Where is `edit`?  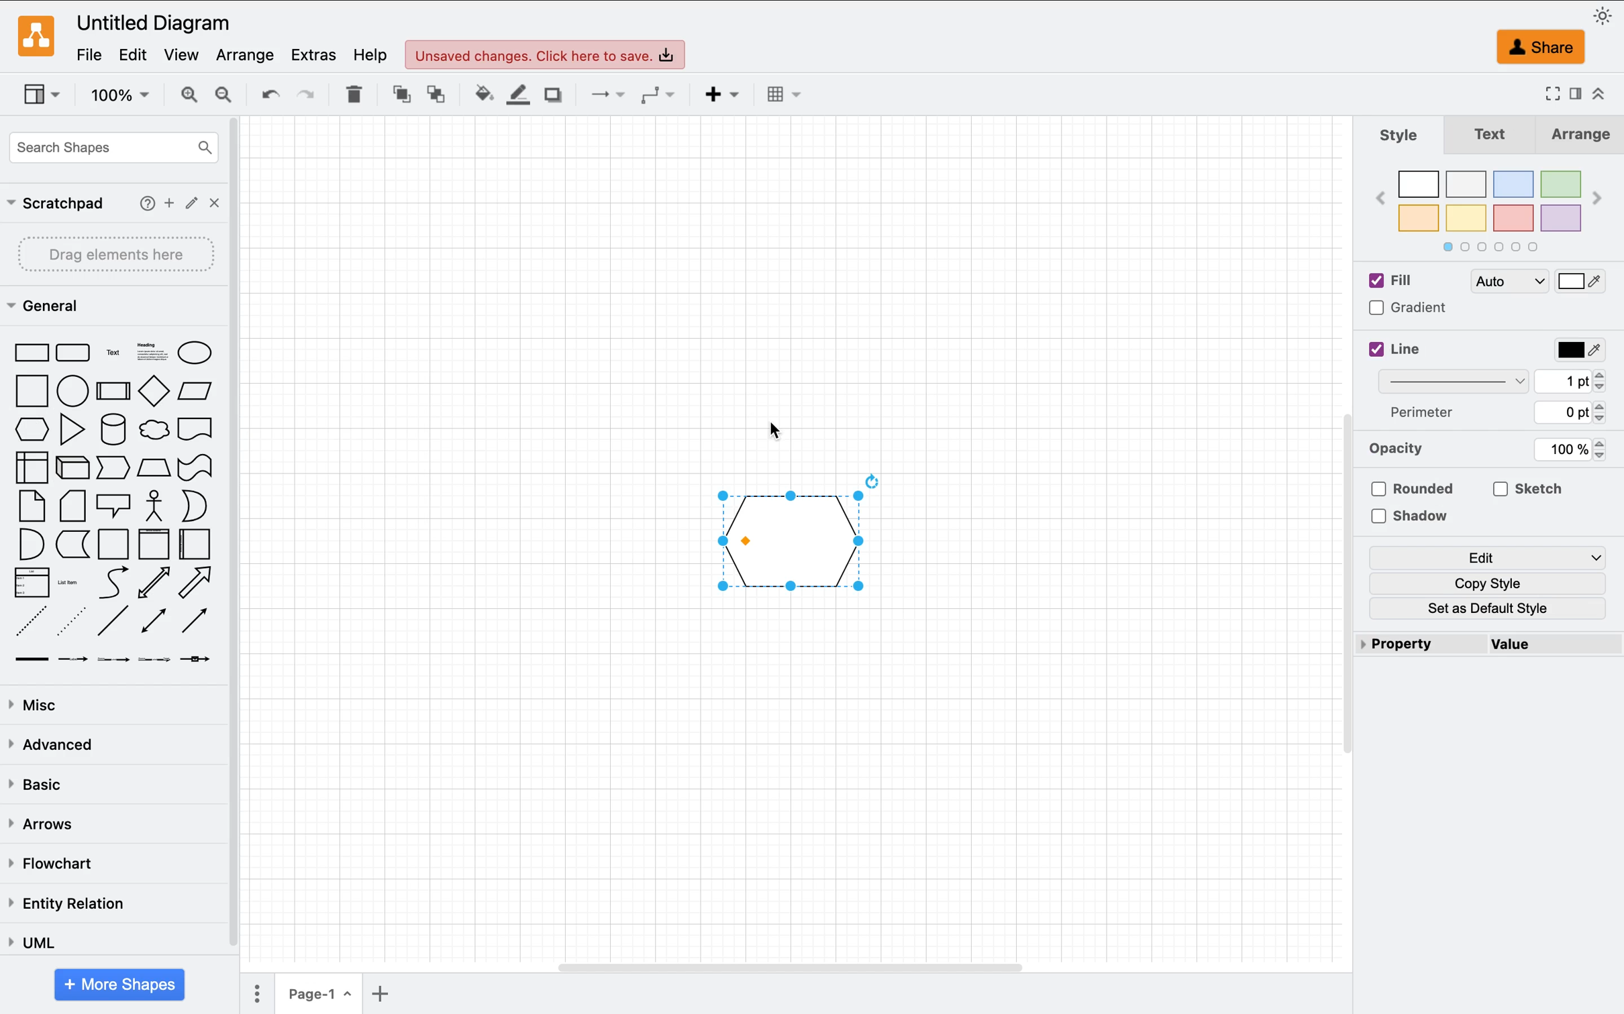
edit is located at coordinates (193, 201).